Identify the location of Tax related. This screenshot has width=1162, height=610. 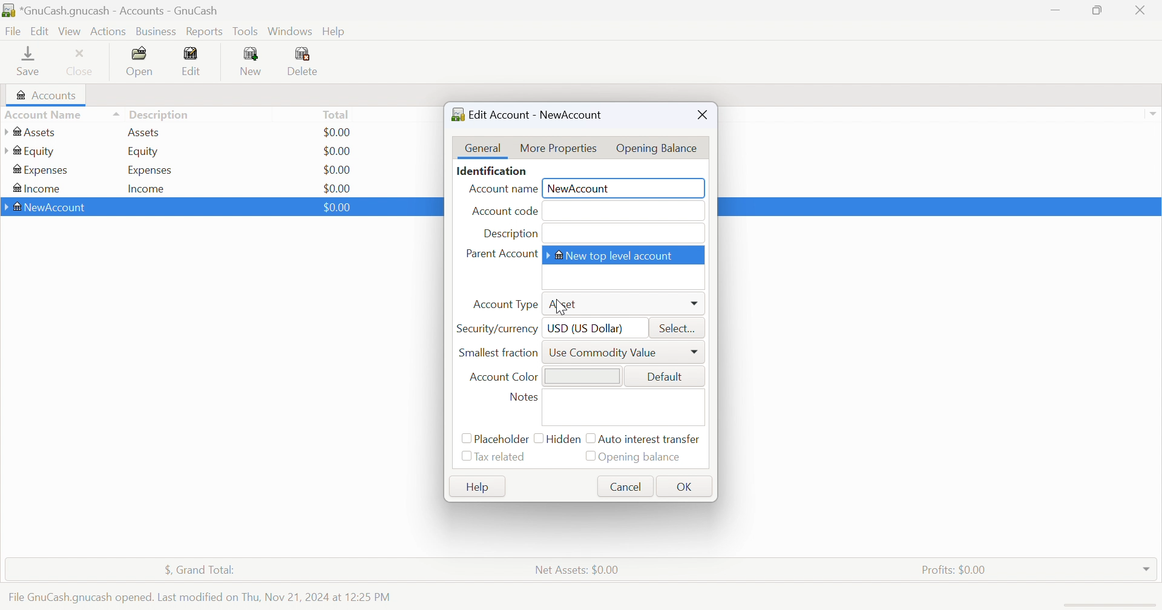
(503, 457).